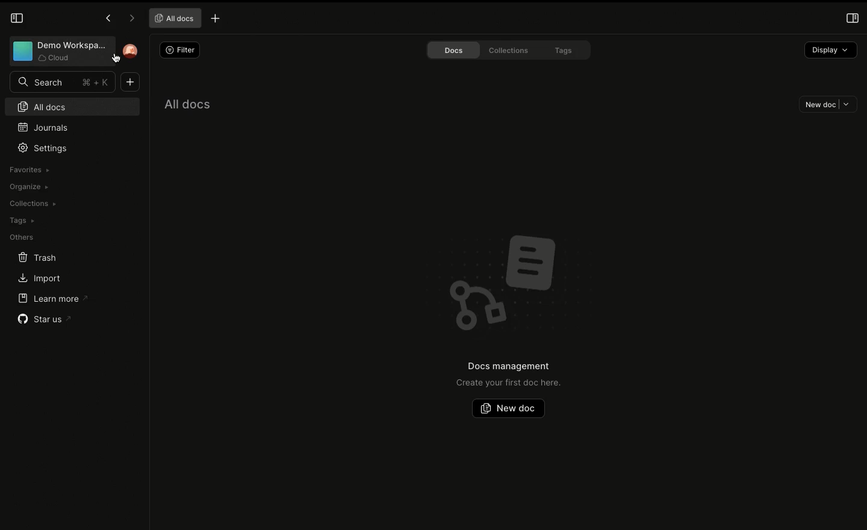 Image resolution: width=867 pixels, height=530 pixels. I want to click on Create your first doc here, so click(509, 382).